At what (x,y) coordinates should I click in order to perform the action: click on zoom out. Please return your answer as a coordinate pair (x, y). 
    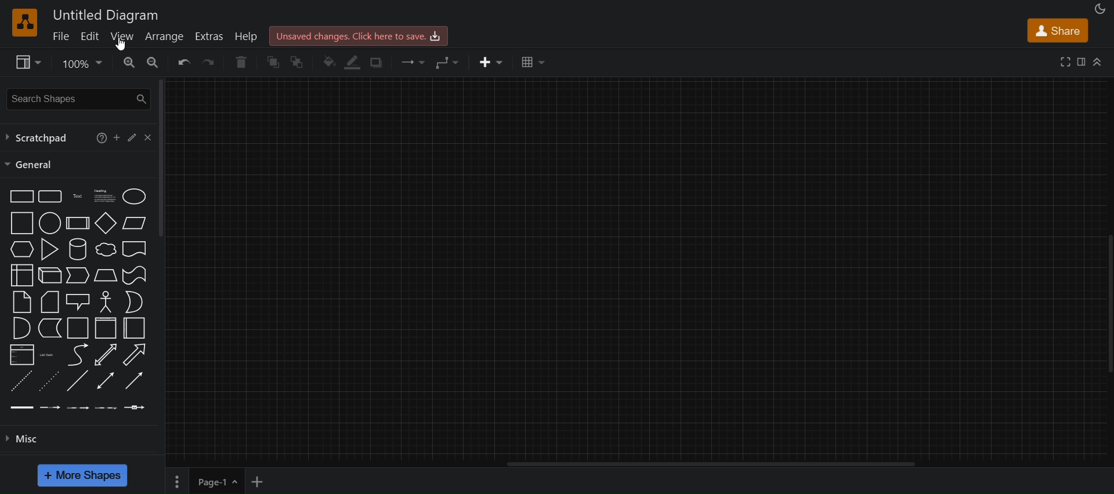
    Looking at the image, I should click on (153, 63).